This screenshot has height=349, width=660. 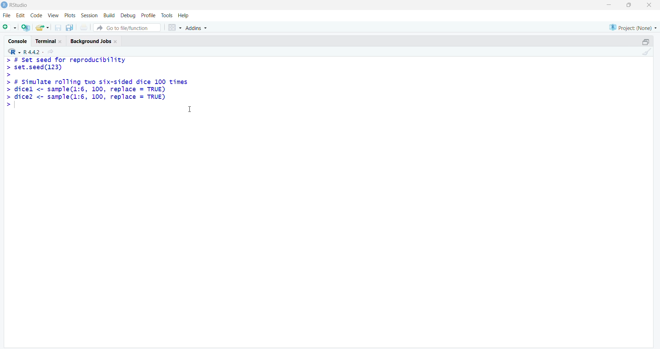 What do you see at coordinates (128, 16) in the screenshot?
I see `debug` at bounding box center [128, 16].